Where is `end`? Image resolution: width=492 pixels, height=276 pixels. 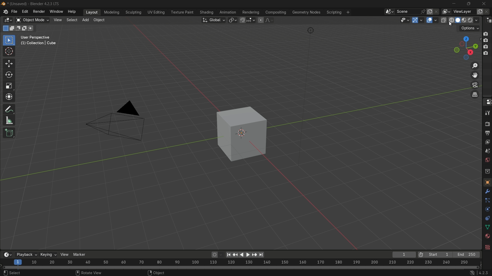
end is located at coordinates (466, 254).